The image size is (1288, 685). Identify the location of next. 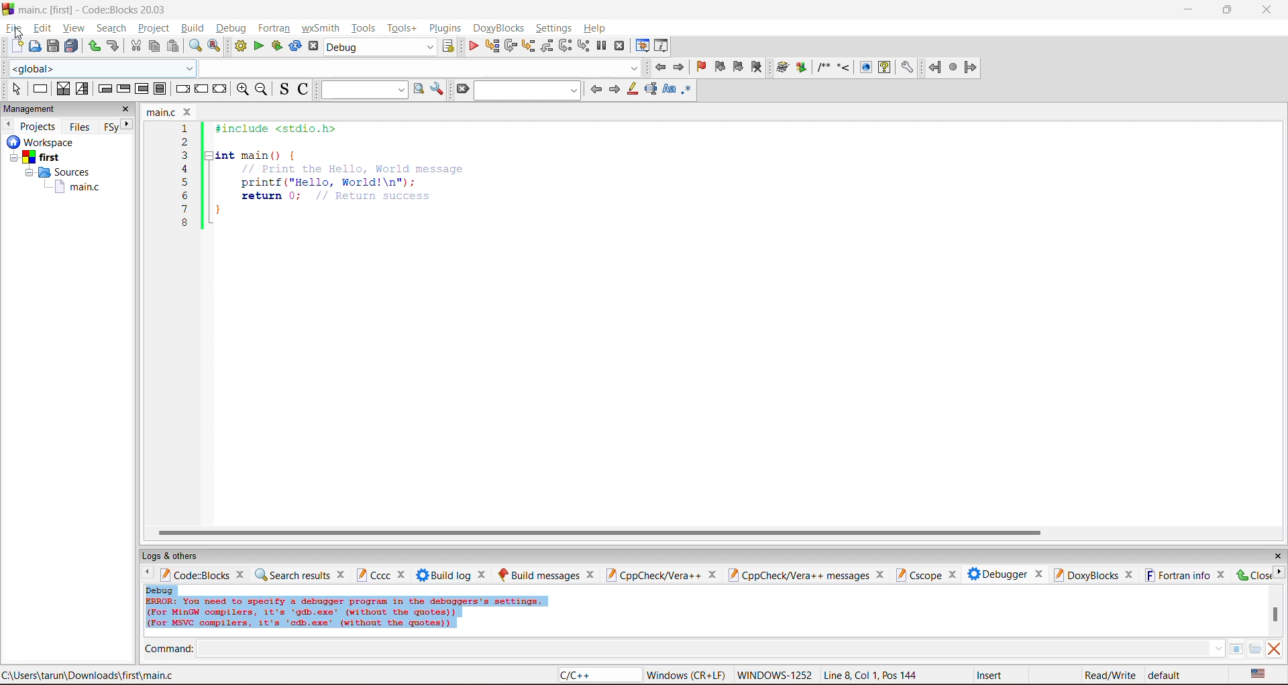
(127, 124).